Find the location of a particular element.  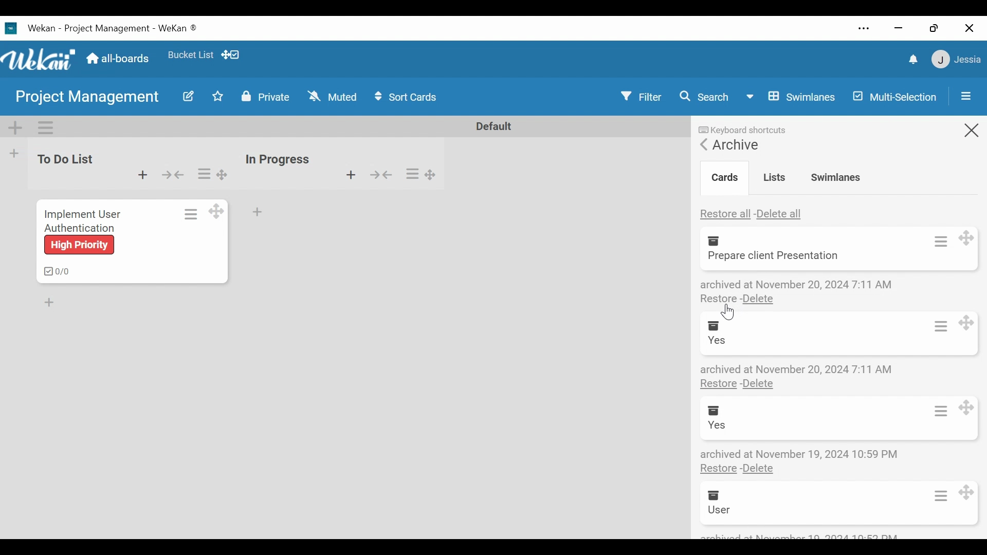

Search is located at coordinates (704, 96).